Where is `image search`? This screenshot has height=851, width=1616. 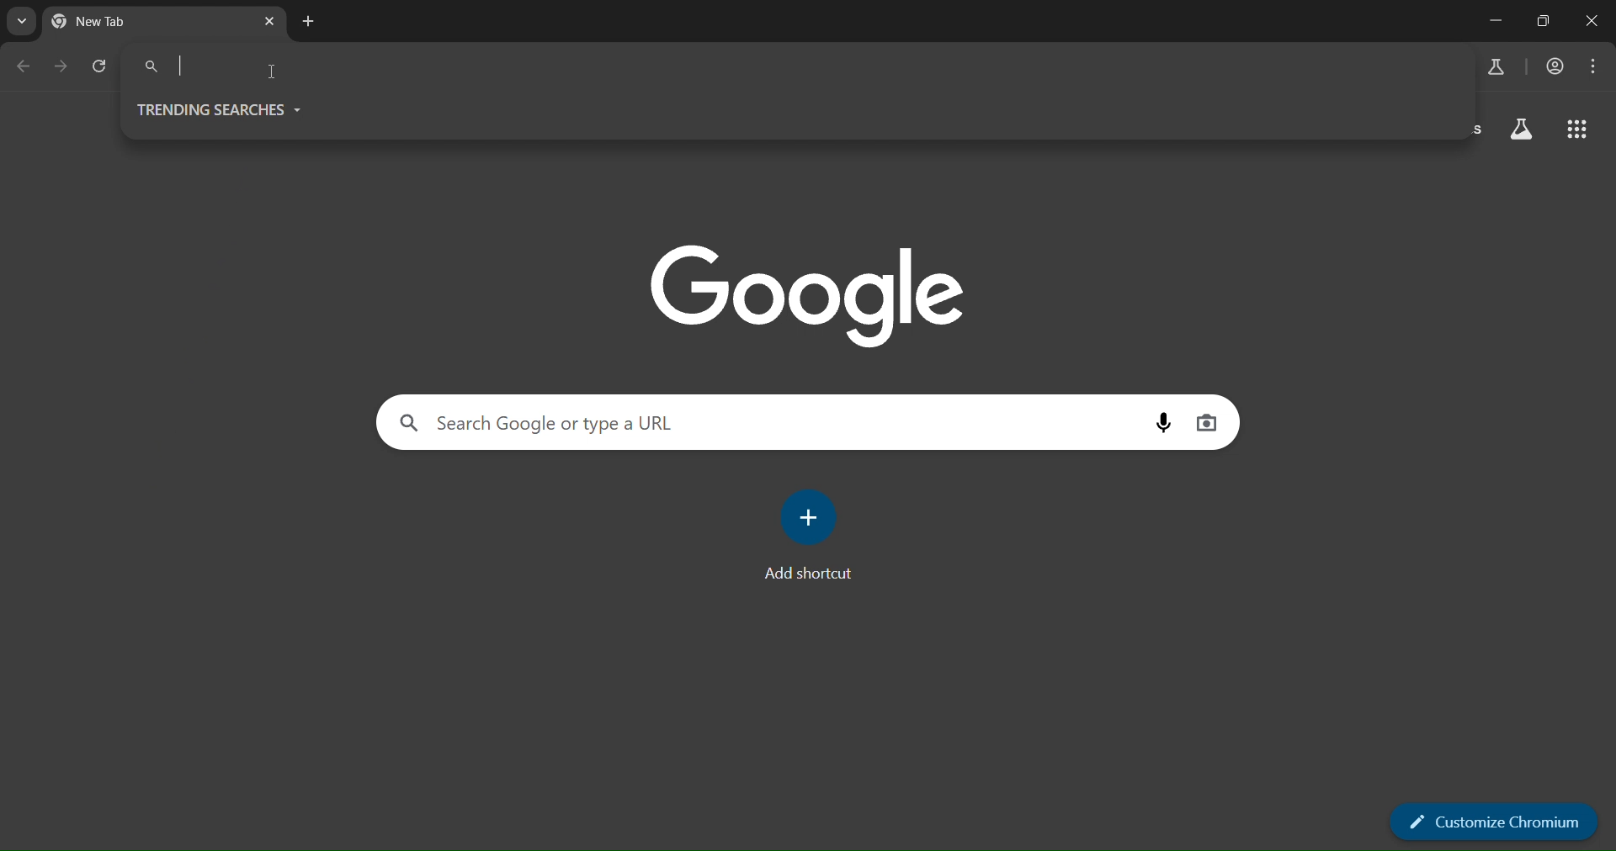
image search is located at coordinates (1210, 423).